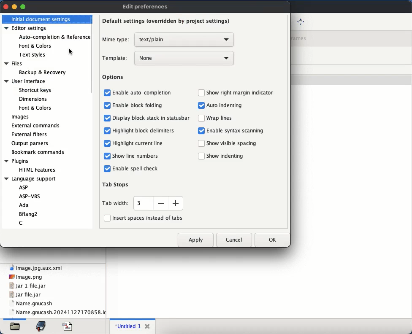 Image resolution: width=412 pixels, height=334 pixels. Describe the element at coordinates (30, 196) in the screenshot. I see `ASP-VBS` at that location.